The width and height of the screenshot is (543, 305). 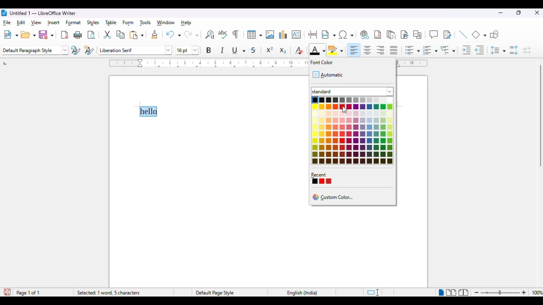 What do you see at coordinates (514, 50) in the screenshot?
I see `increase paragraph spacing` at bounding box center [514, 50].